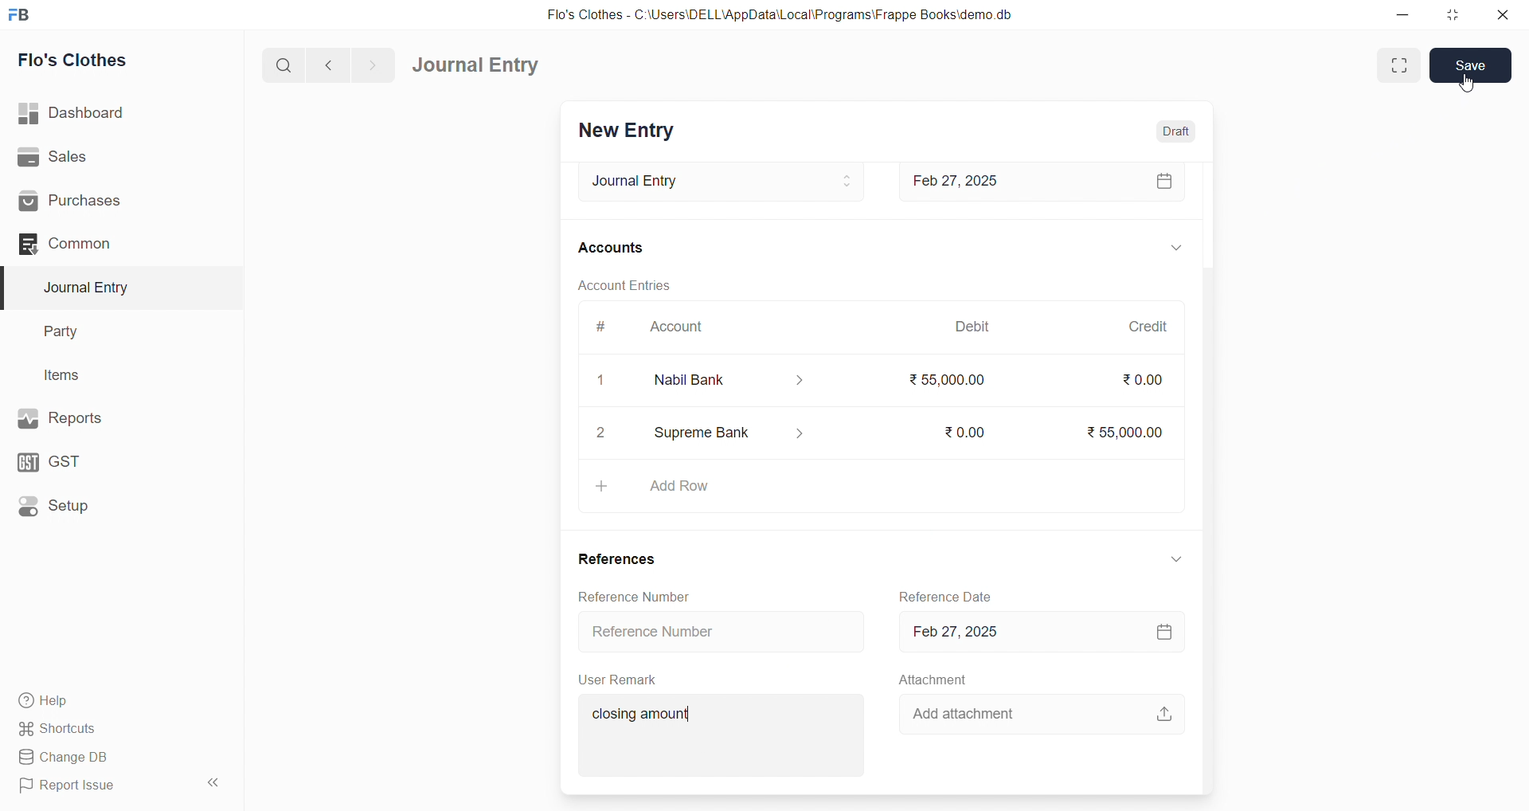 Image resolution: width=1529 pixels, height=811 pixels. Describe the element at coordinates (716, 182) in the screenshot. I see `Journal Entry` at that location.